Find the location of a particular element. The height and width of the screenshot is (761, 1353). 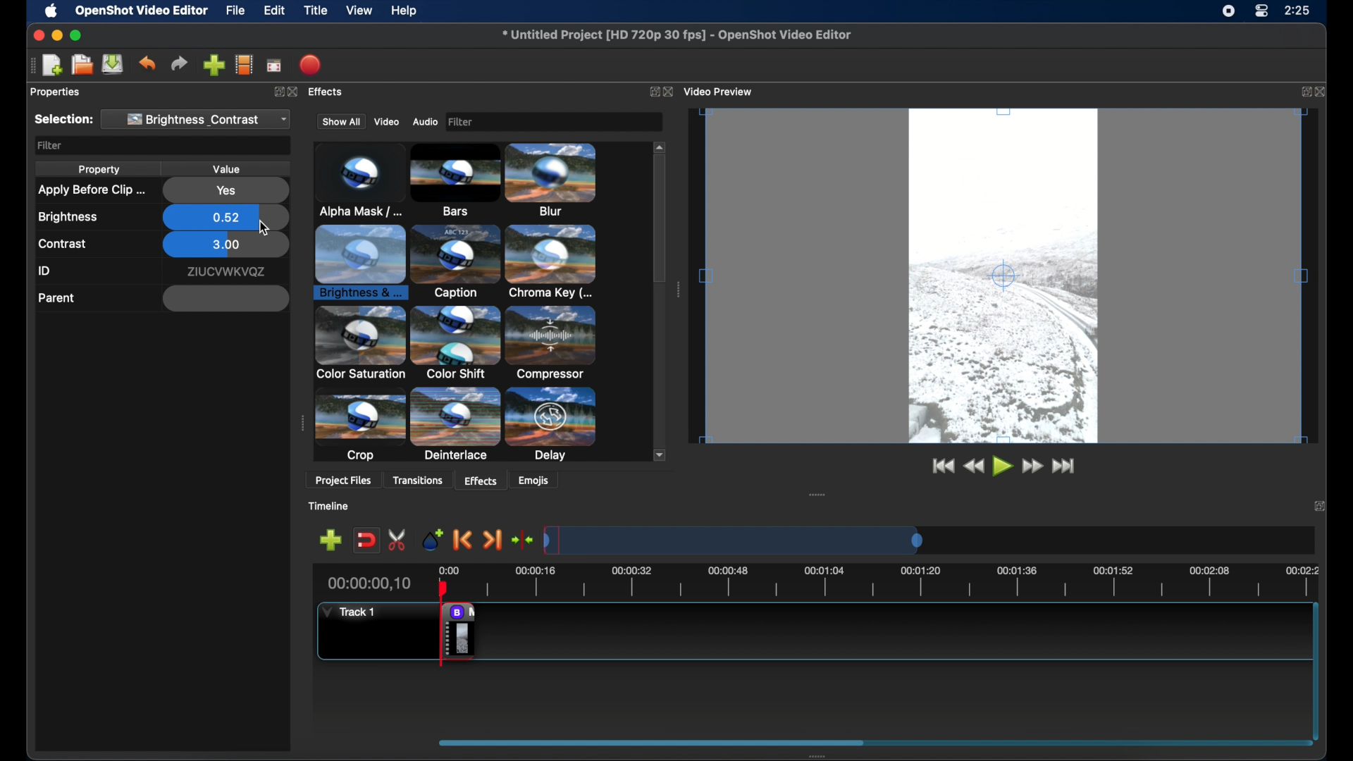

close is located at coordinates (672, 92).